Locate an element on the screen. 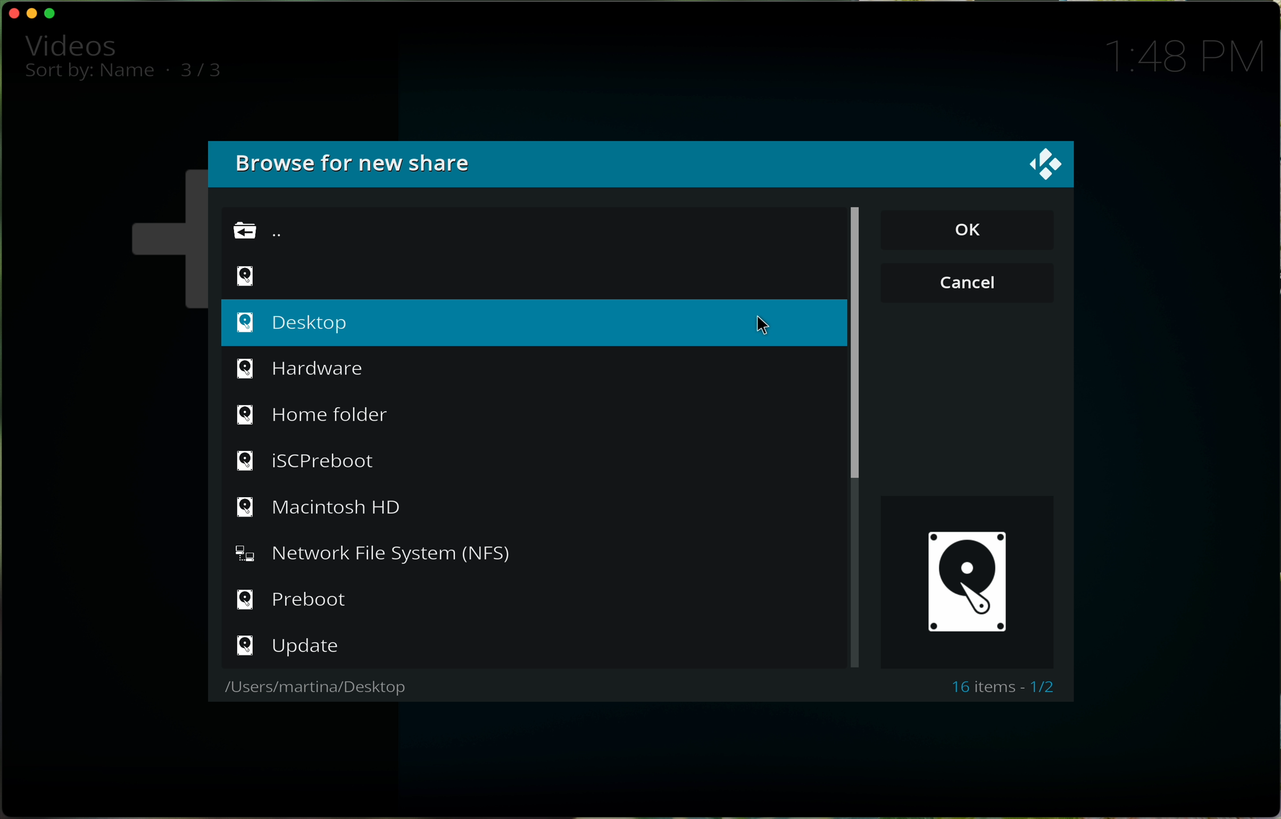  symbol is located at coordinates (244, 274).